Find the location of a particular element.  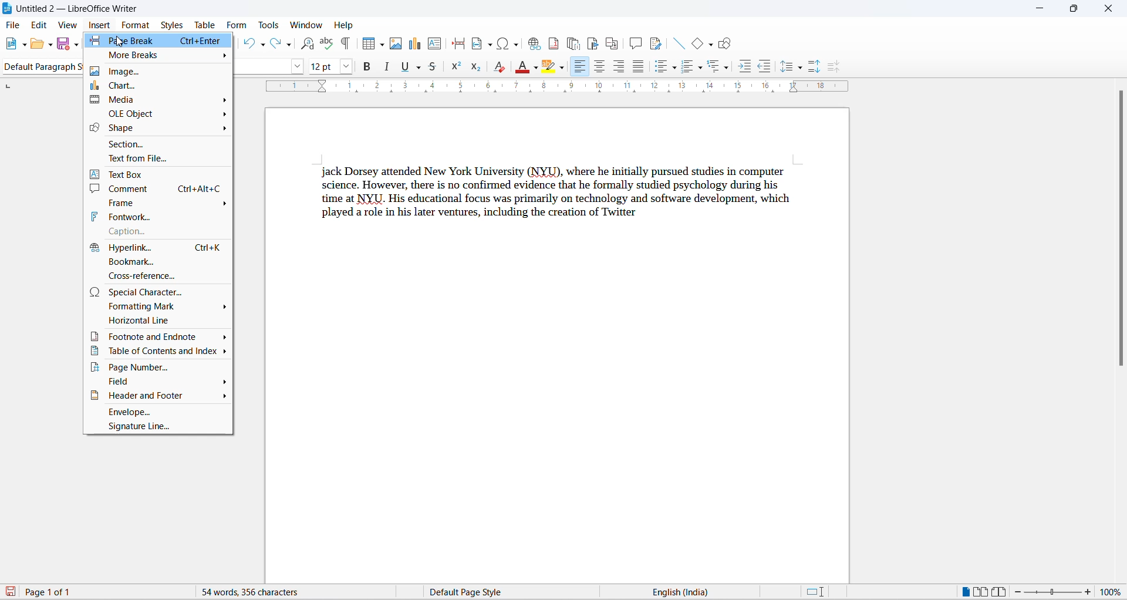

page breaks is located at coordinates (163, 41).